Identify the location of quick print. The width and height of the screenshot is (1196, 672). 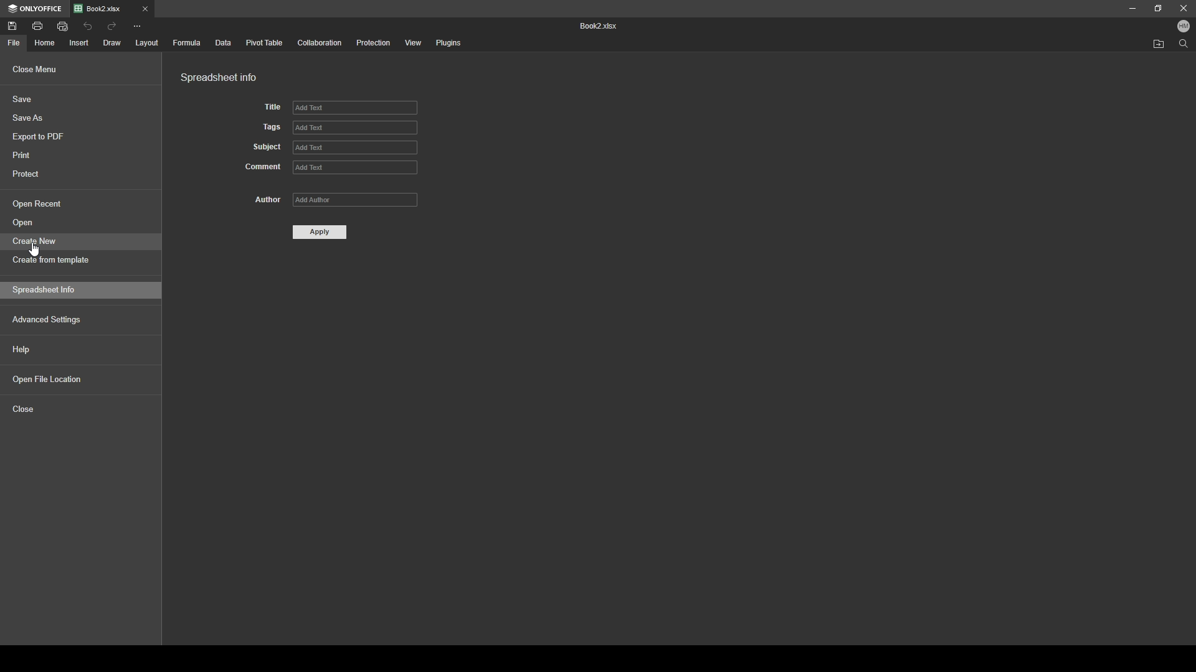
(64, 26).